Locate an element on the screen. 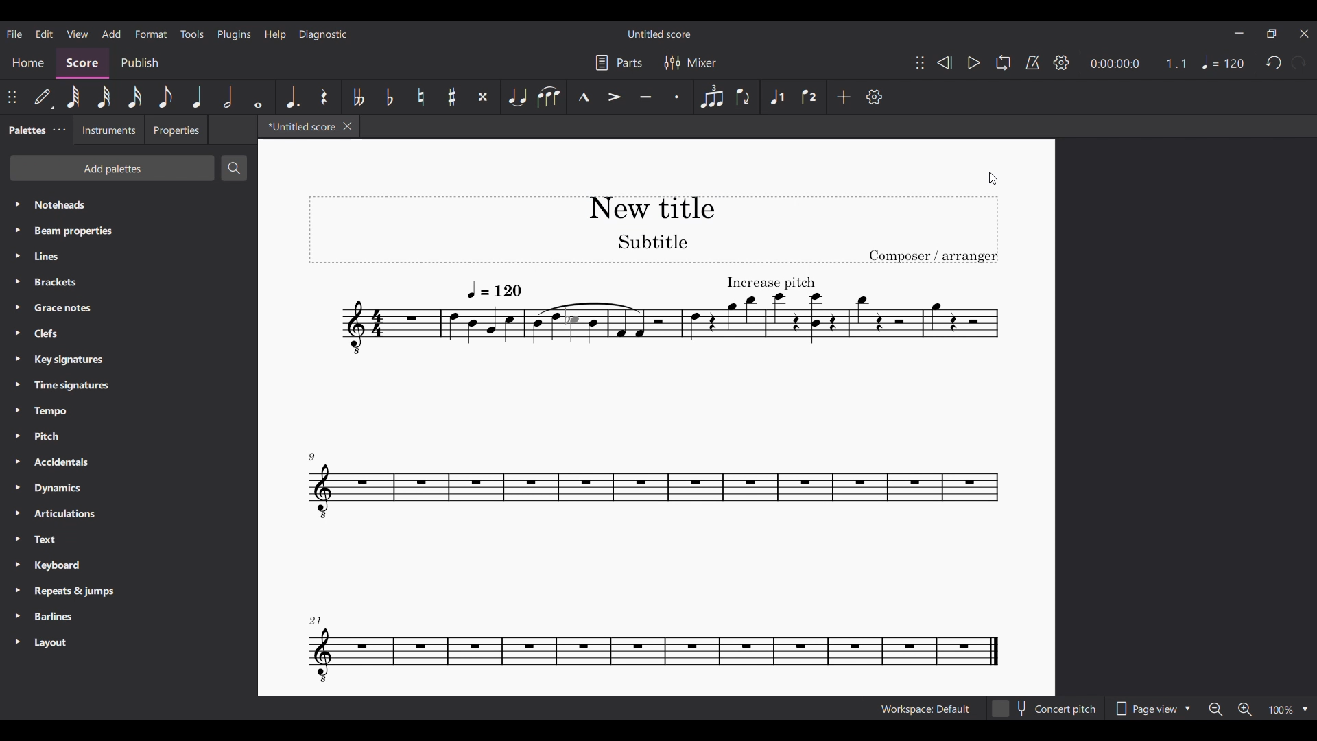 This screenshot has width=1317, height=741. Add is located at coordinates (844, 96).